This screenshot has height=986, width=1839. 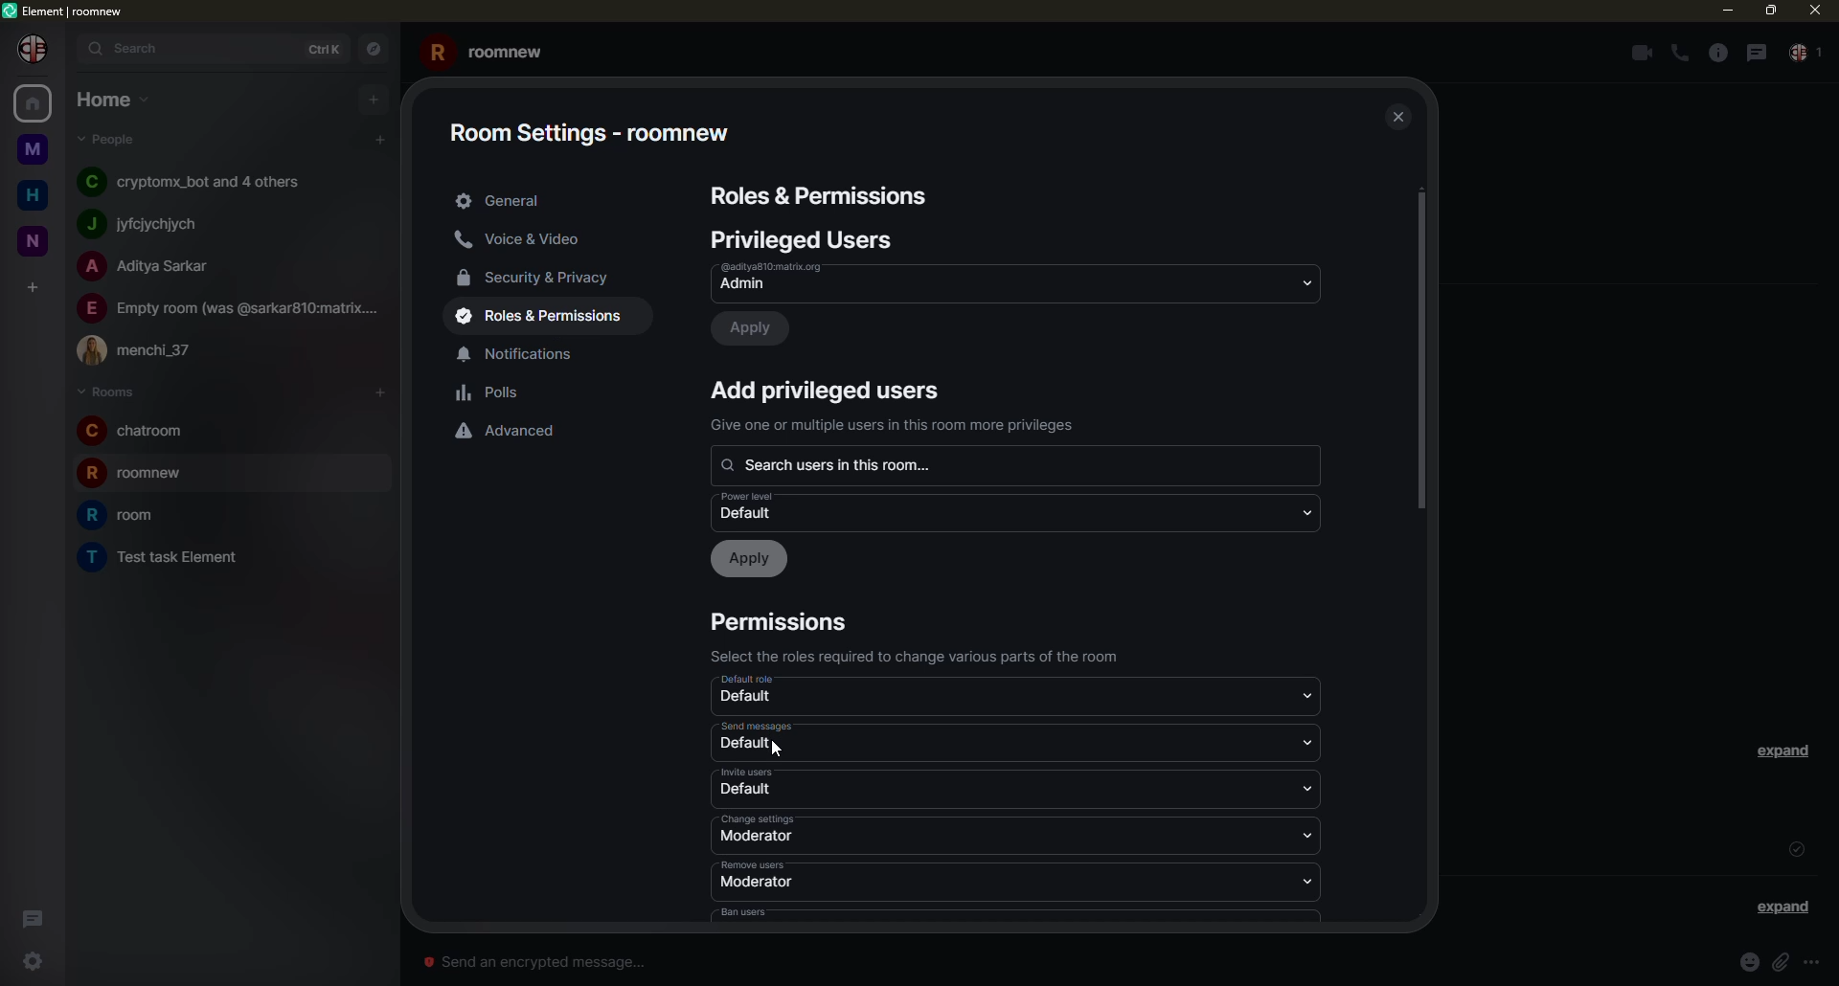 What do you see at coordinates (381, 139) in the screenshot?
I see `add` at bounding box center [381, 139].